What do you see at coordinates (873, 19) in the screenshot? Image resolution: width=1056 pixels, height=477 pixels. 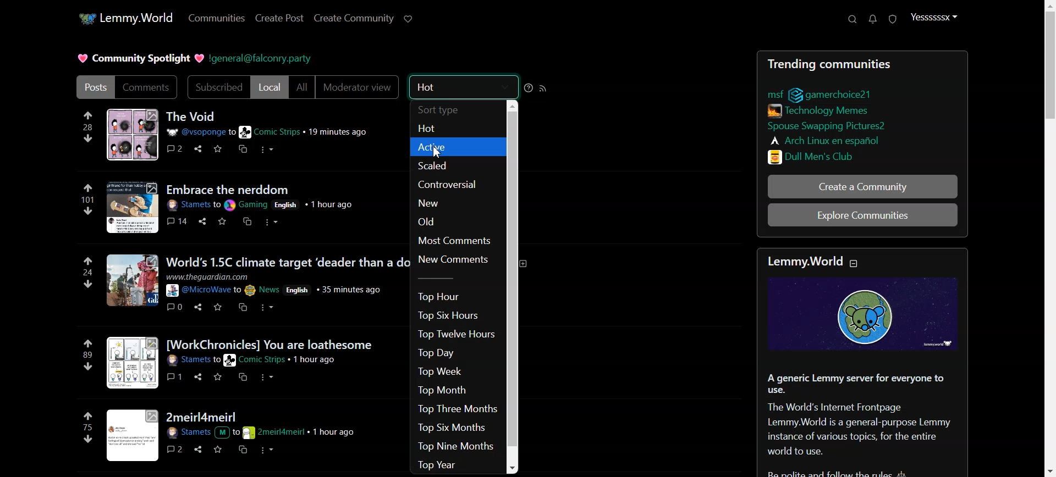 I see `Unread Message` at bounding box center [873, 19].